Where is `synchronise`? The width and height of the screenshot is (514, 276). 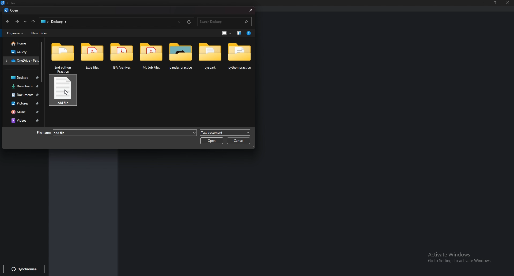 synchronise is located at coordinates (27, 268).